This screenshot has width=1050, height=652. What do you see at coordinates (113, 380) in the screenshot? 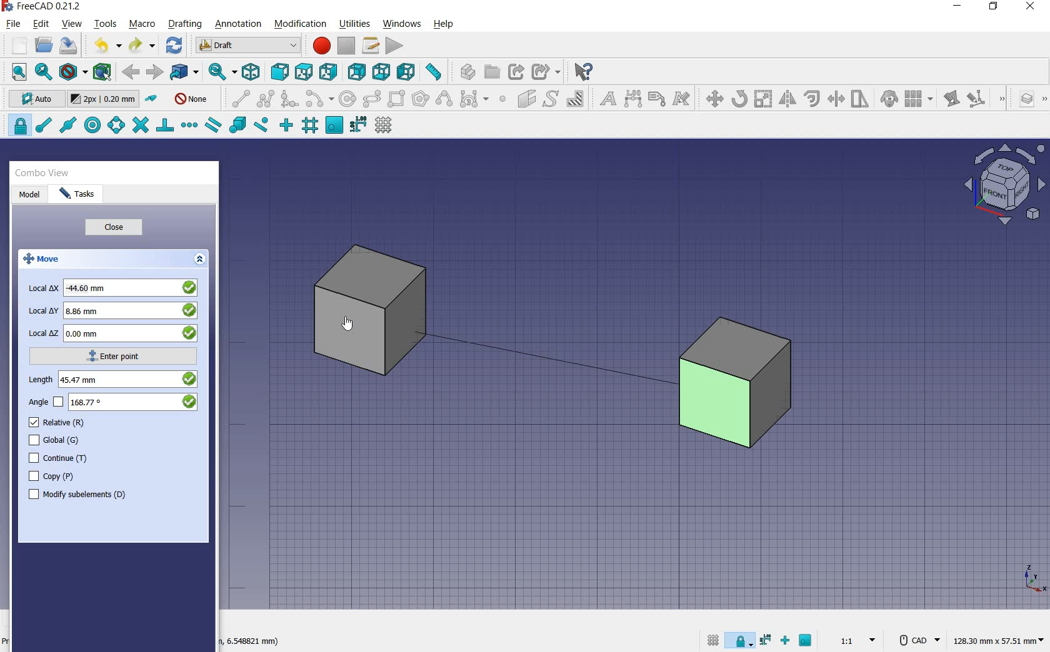
I see `length` at bounding box center [113, 380].